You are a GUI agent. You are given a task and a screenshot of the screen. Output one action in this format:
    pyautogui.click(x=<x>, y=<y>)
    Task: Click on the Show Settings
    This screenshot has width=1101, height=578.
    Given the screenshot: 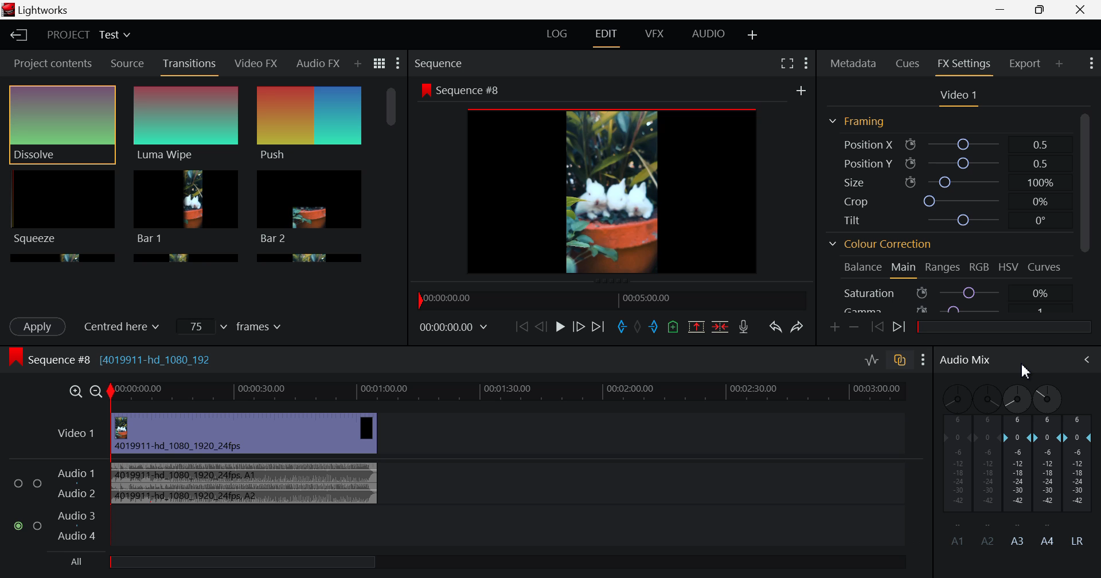 What is the action you would take?
    pyautogui.click(x=923, y=361)
    